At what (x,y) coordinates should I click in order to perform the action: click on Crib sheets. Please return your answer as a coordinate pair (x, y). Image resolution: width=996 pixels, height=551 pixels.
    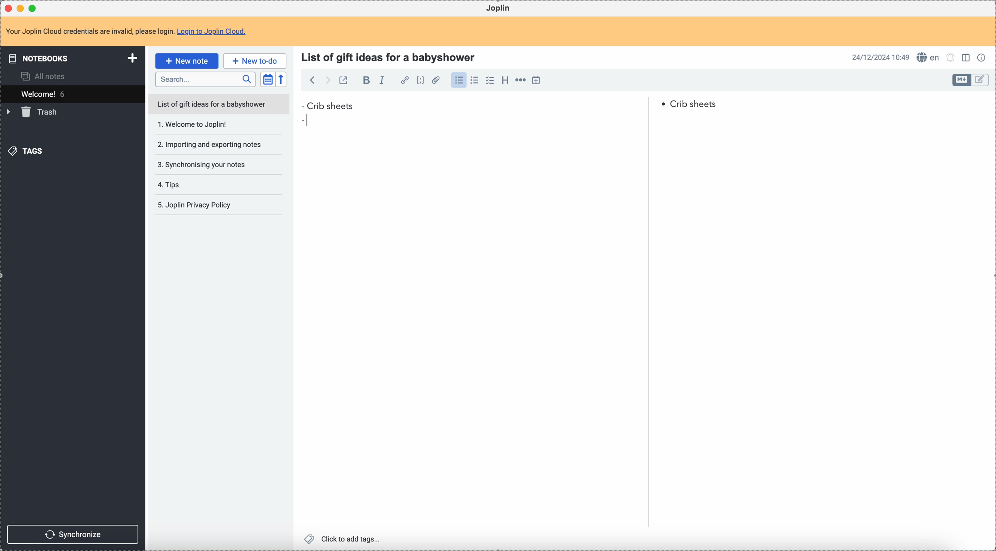
    Looking at the image, I should click on (514, 105).